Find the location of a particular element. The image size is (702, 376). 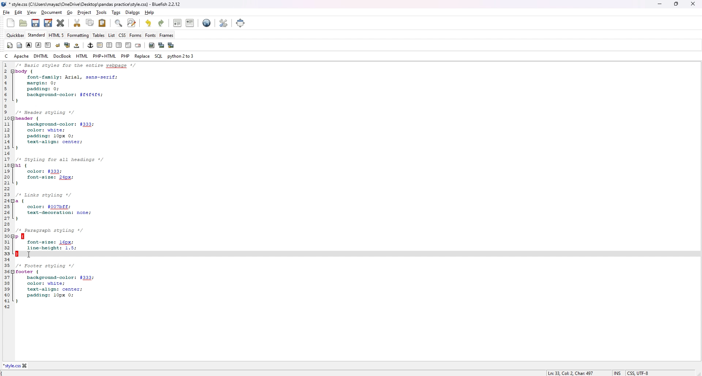

new is located at coordinates (11, 23).